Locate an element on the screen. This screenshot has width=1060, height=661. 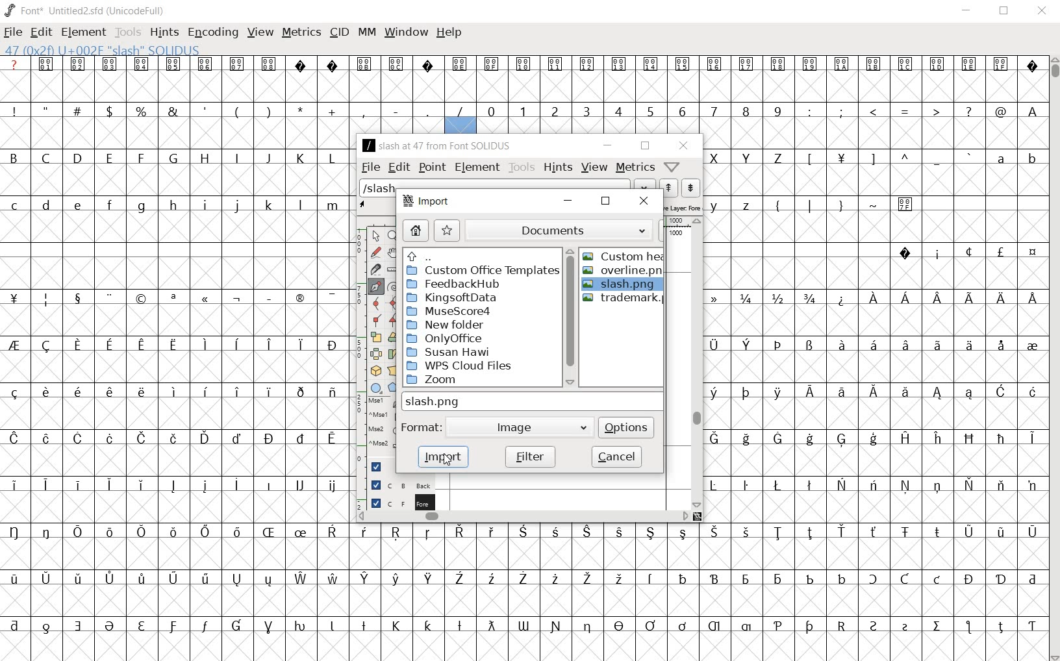
rotate the selection in 3D and project back to plane is located at coordinates (376, 371).